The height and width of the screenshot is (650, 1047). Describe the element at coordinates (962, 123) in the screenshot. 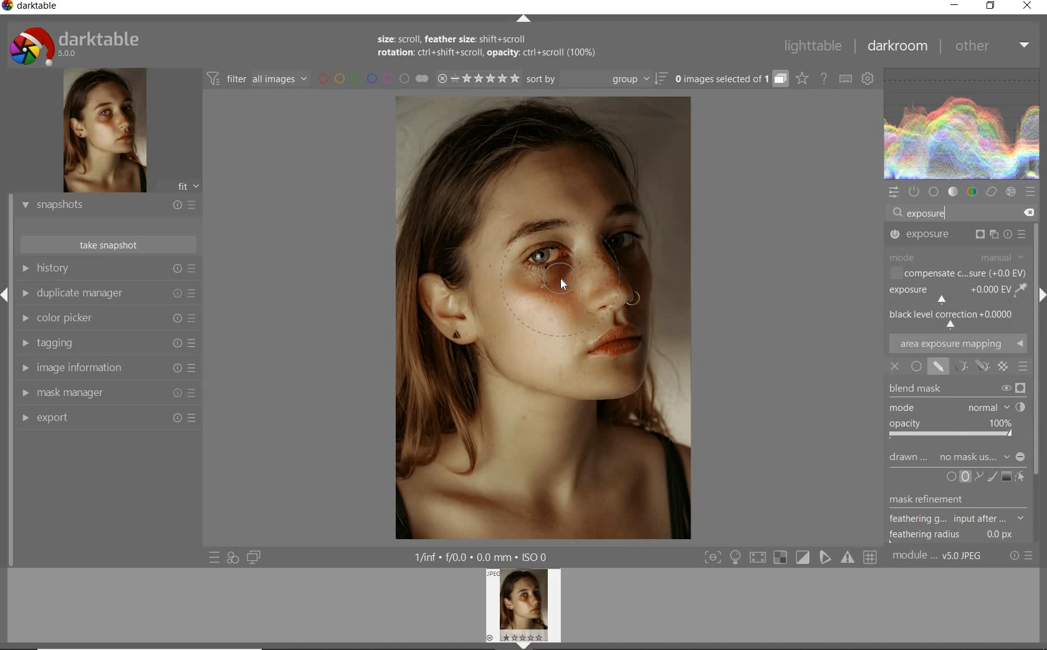

I see `WAVEFORM` at that location.